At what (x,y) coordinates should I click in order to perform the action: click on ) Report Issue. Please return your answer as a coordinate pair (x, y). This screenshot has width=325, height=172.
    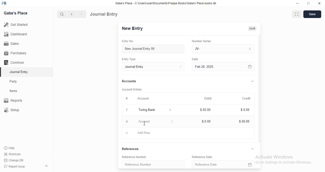
    Looking at the image, I should click on (15, 167).